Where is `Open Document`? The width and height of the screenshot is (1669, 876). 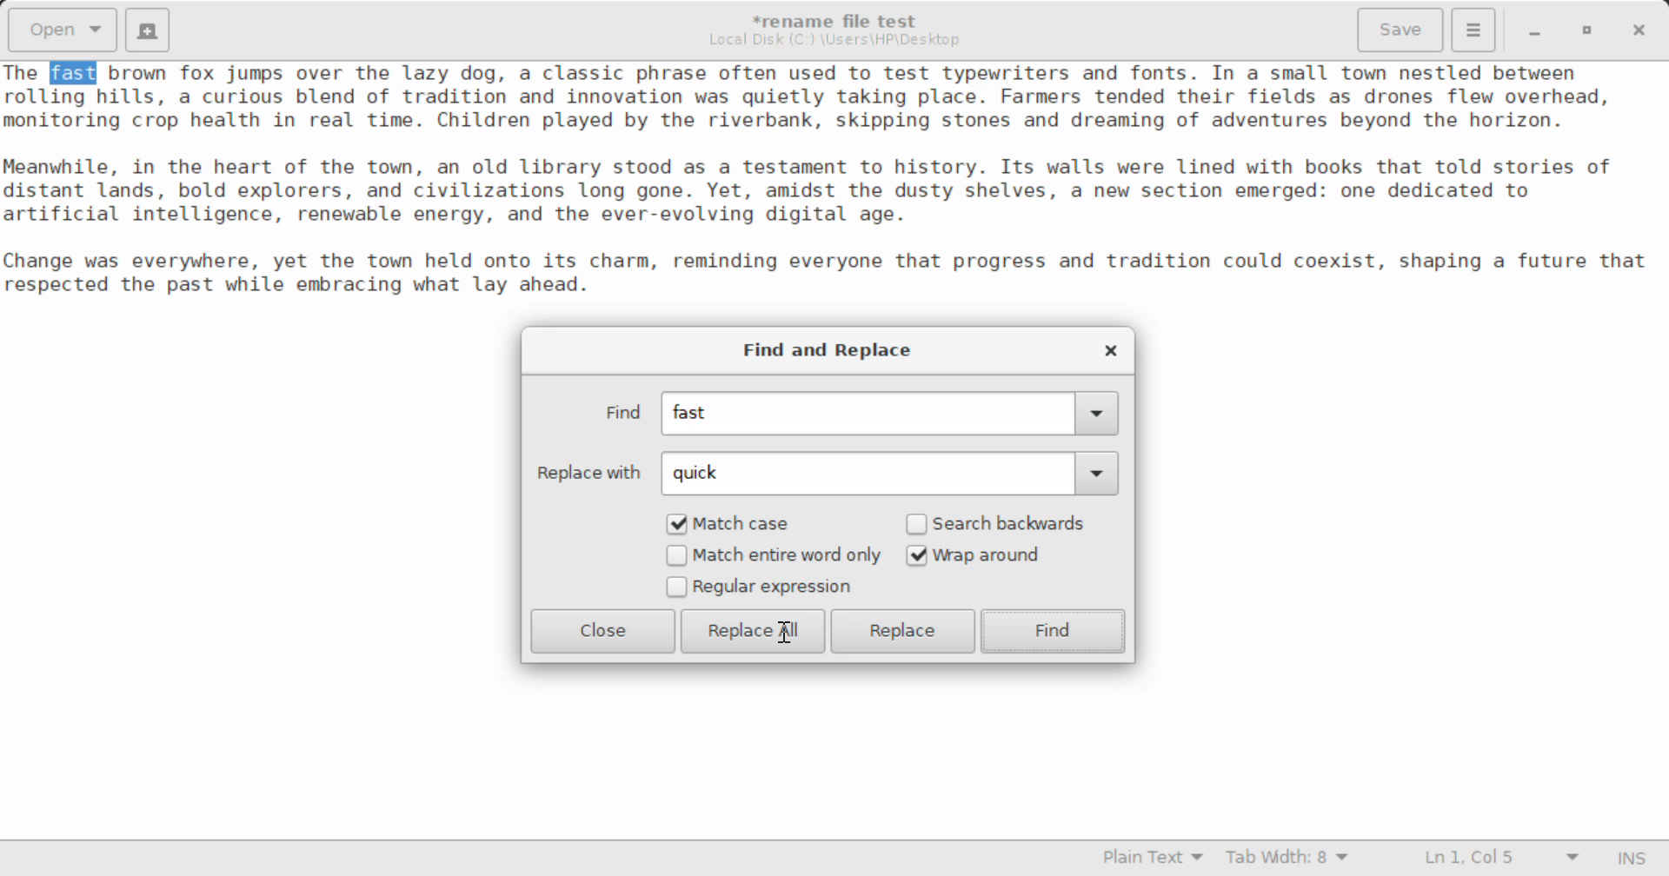
Open Document is located at coordinates (59, 30).